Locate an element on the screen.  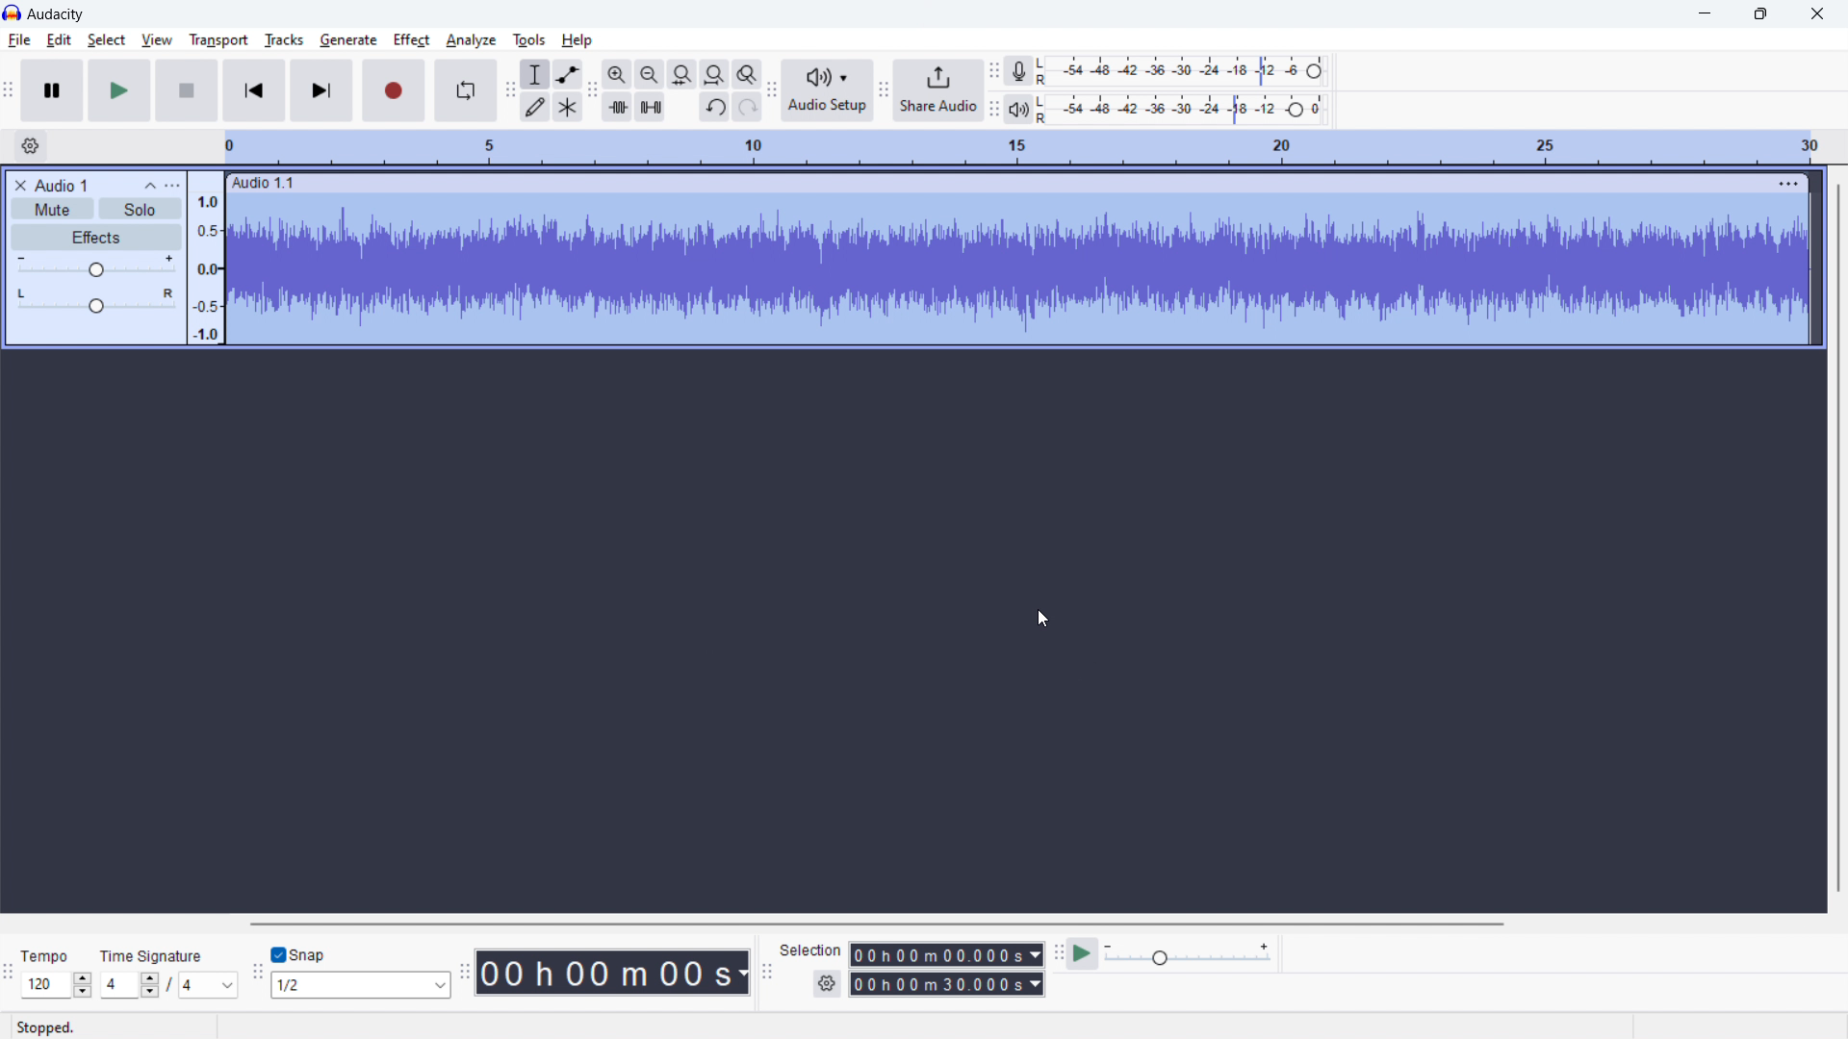
effects is located at coordinates (95, 236).